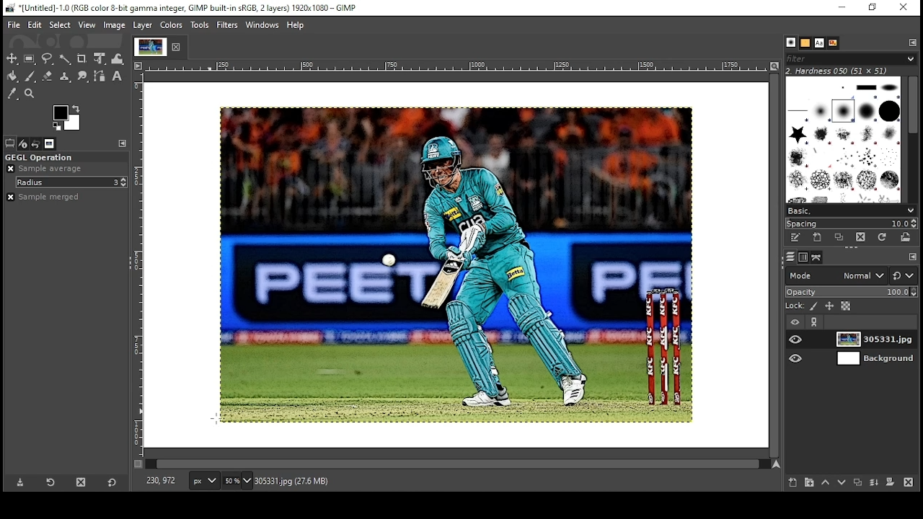  I want to click on brushes, so click(792, 43).